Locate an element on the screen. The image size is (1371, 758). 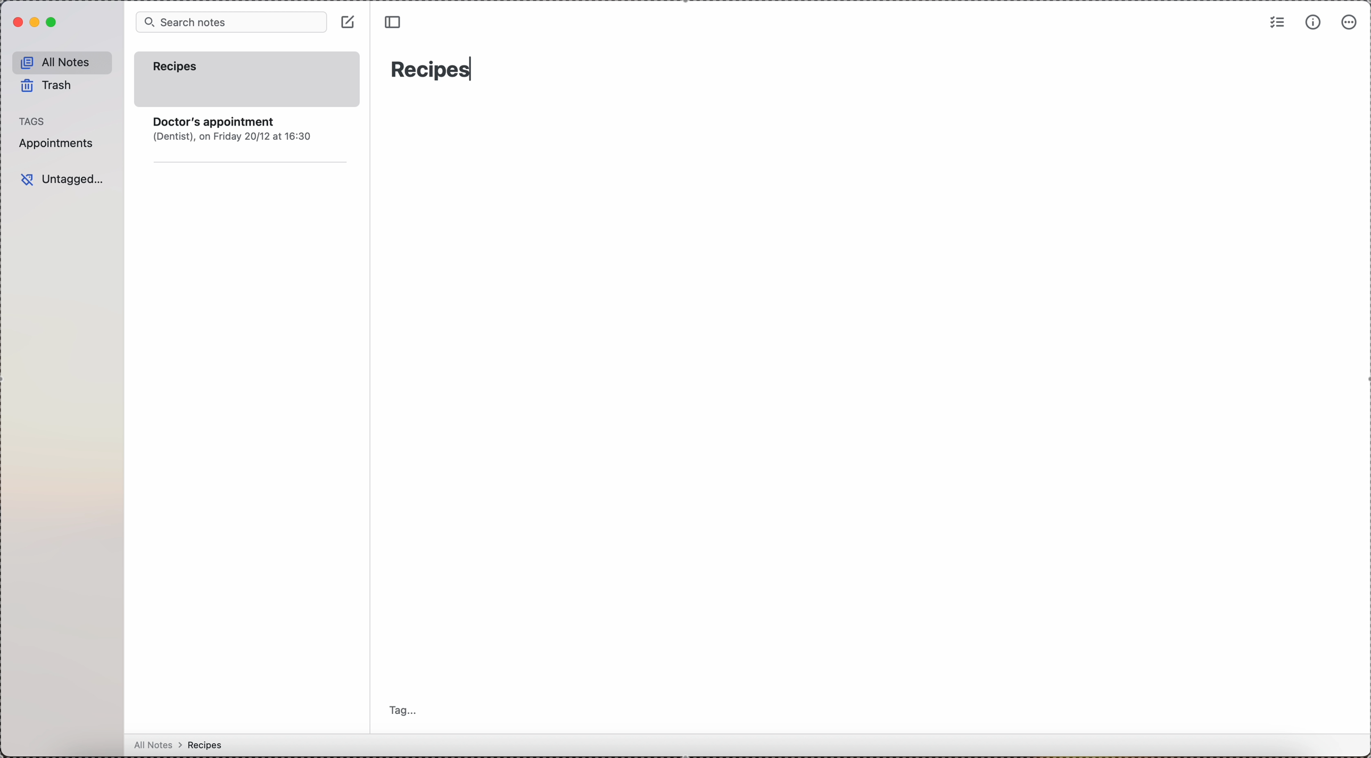
search bar is located at coordinates (230, 22).